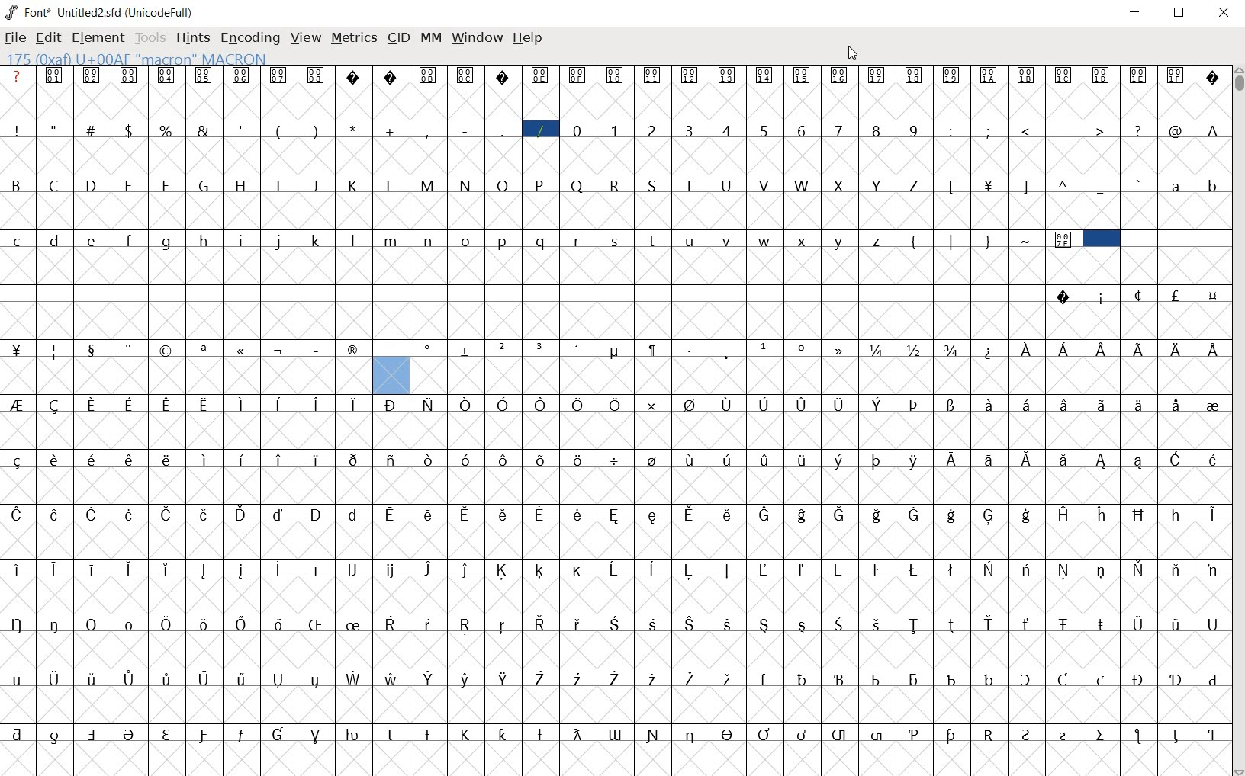 The image size is (1245, 776). I want to click on 7, so click(839, 130).